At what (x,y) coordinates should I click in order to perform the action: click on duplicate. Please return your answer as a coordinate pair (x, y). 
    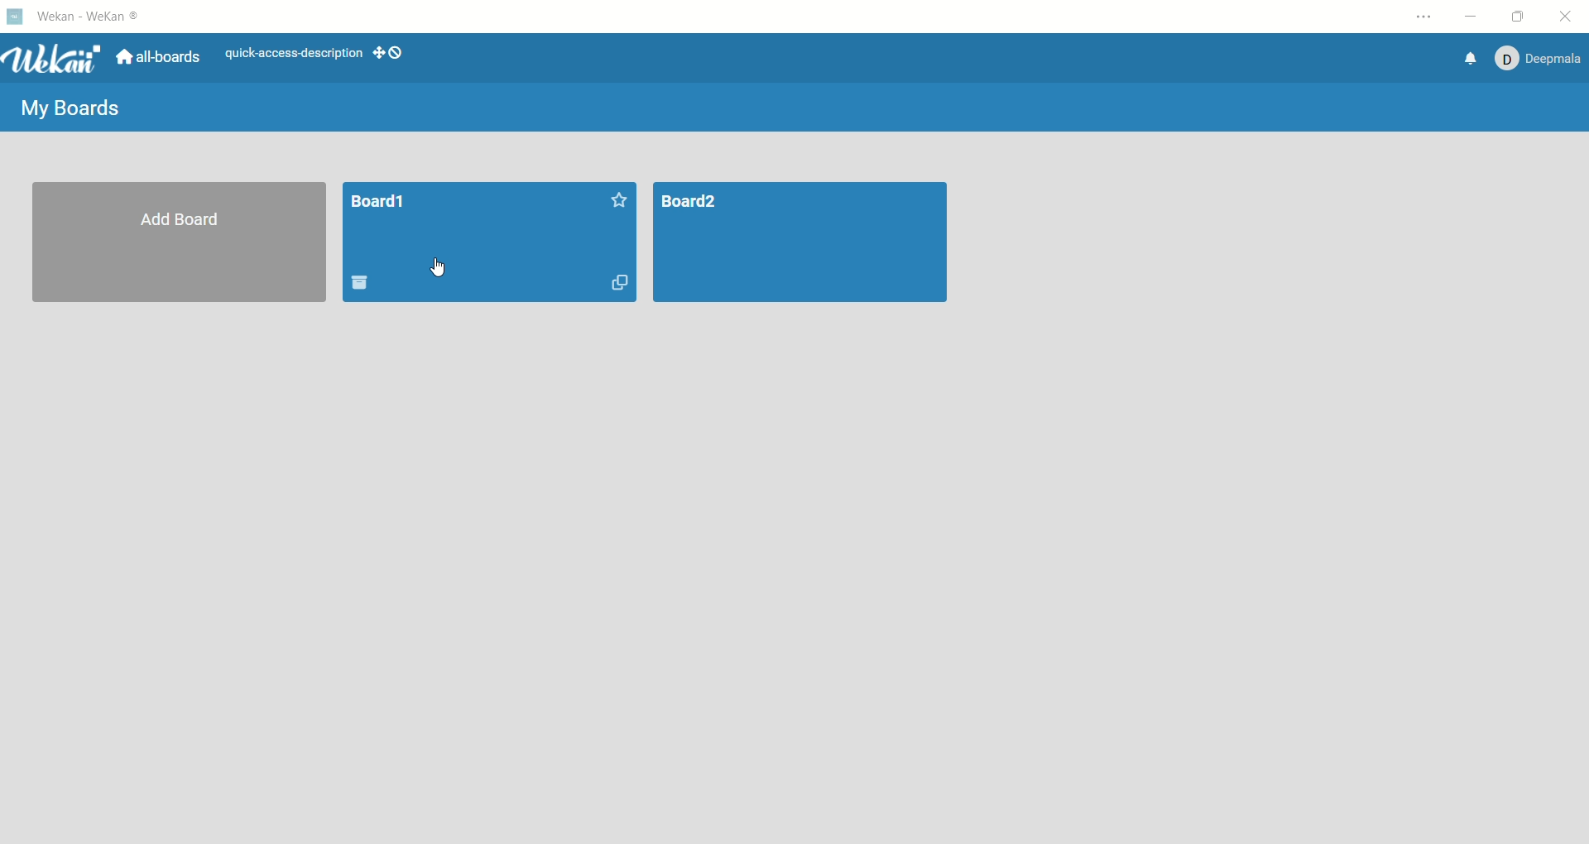
    Looking at the image, I should click on (620, 281).